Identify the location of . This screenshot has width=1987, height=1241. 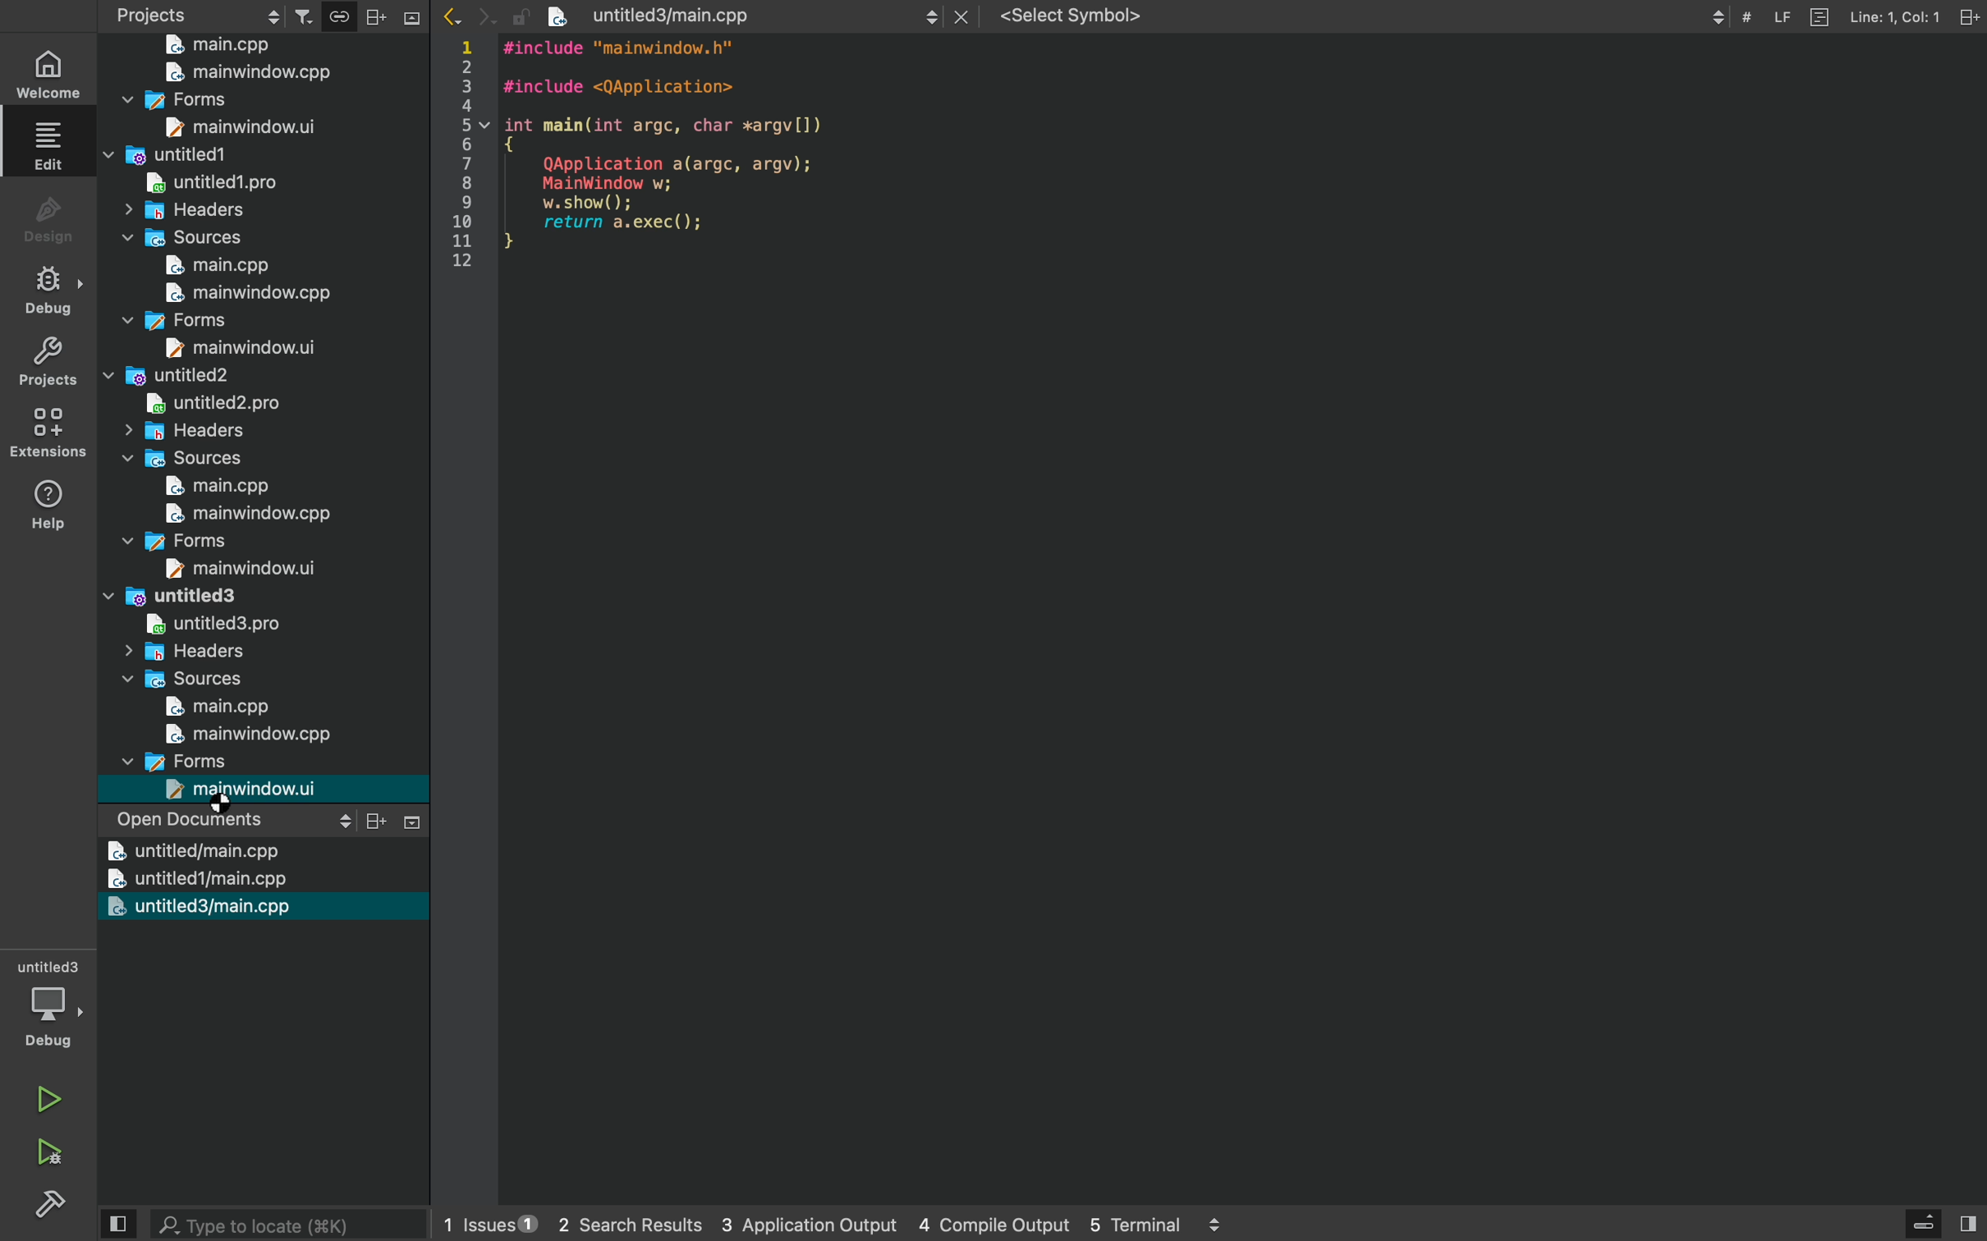
(1943, 1223).